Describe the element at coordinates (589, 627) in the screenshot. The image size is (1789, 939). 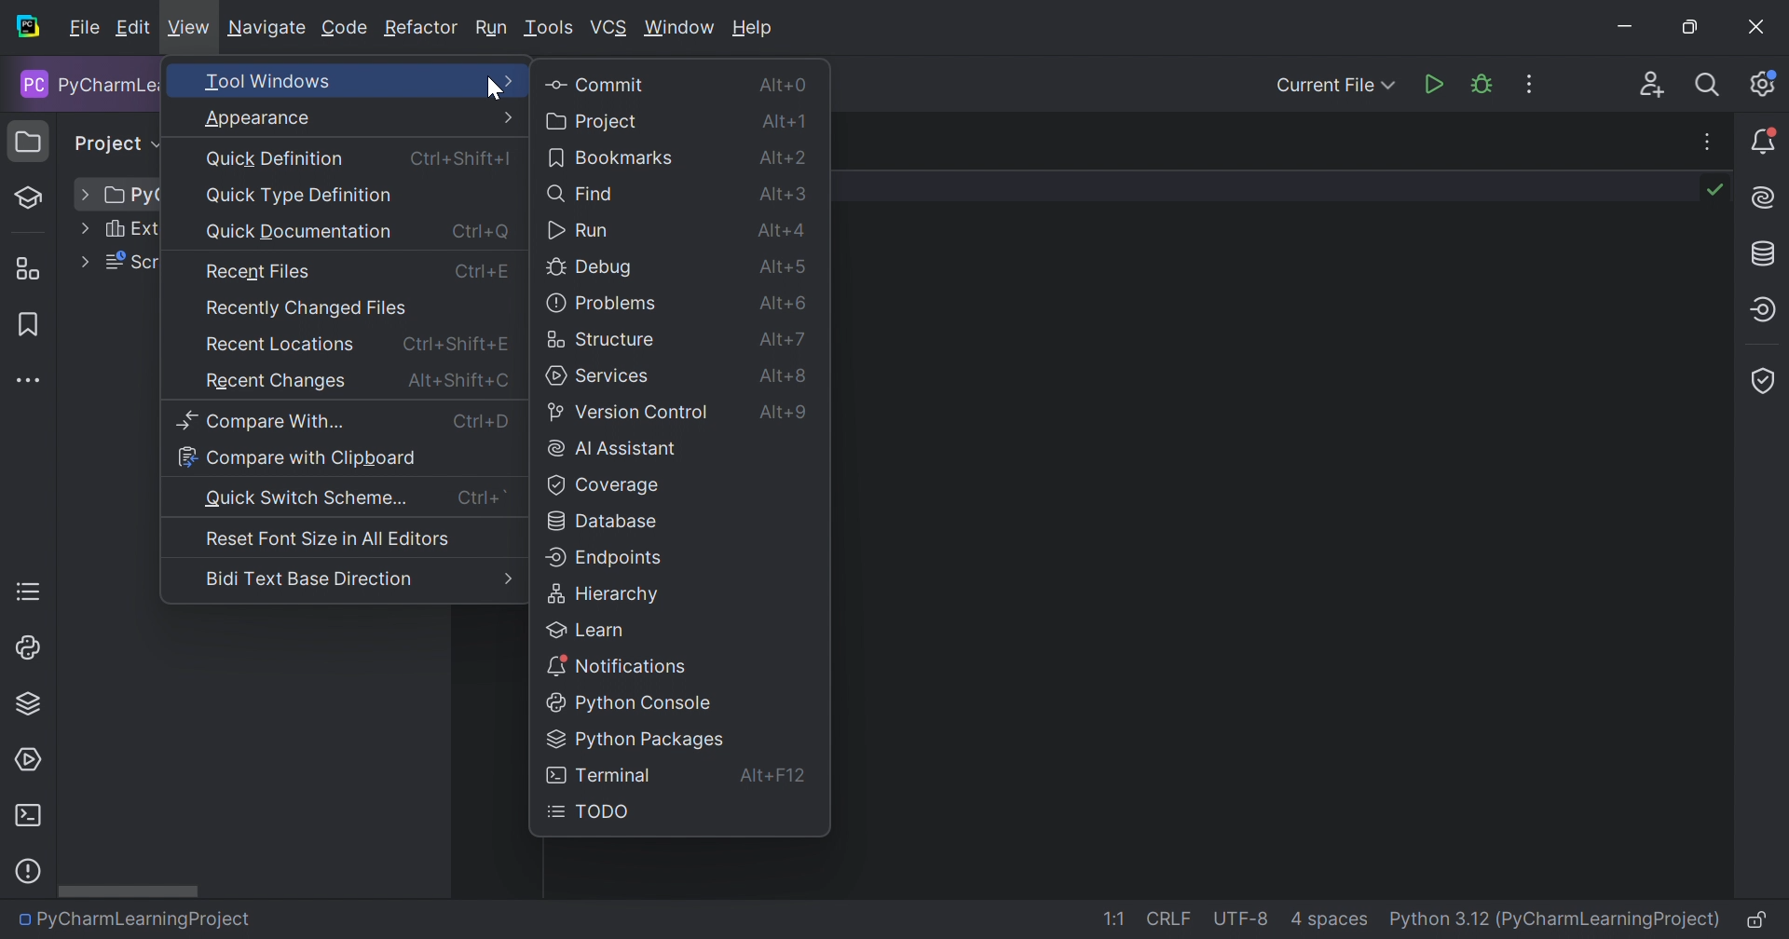
I see `Learn` at that location.